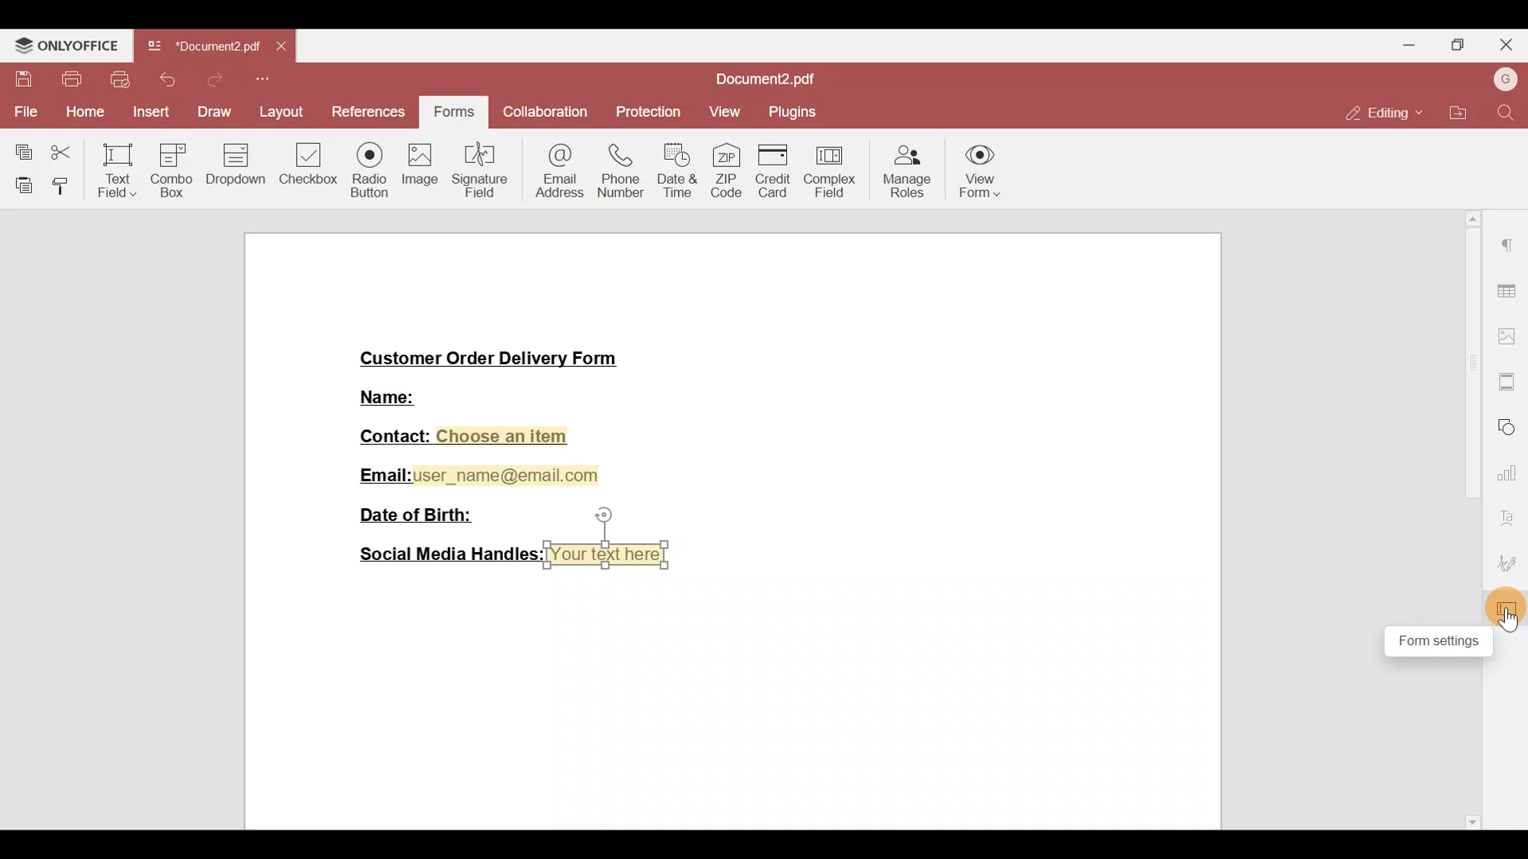 This screenshot has height=859, width=1528. I want to click on Chart settings, so click(1510, 473).